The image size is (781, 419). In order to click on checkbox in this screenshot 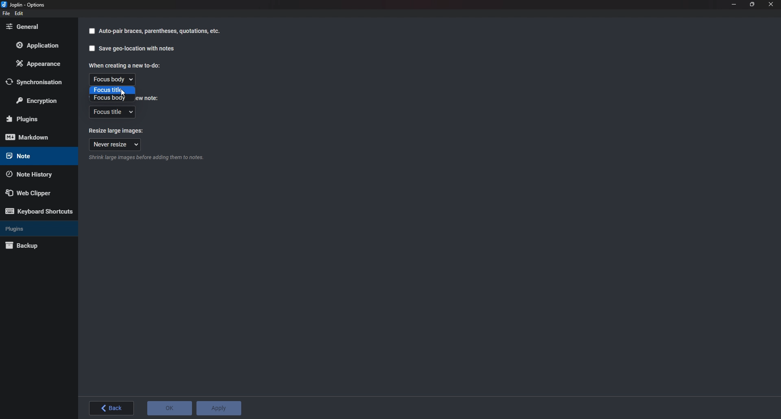, I will do `click(92, 31)`.